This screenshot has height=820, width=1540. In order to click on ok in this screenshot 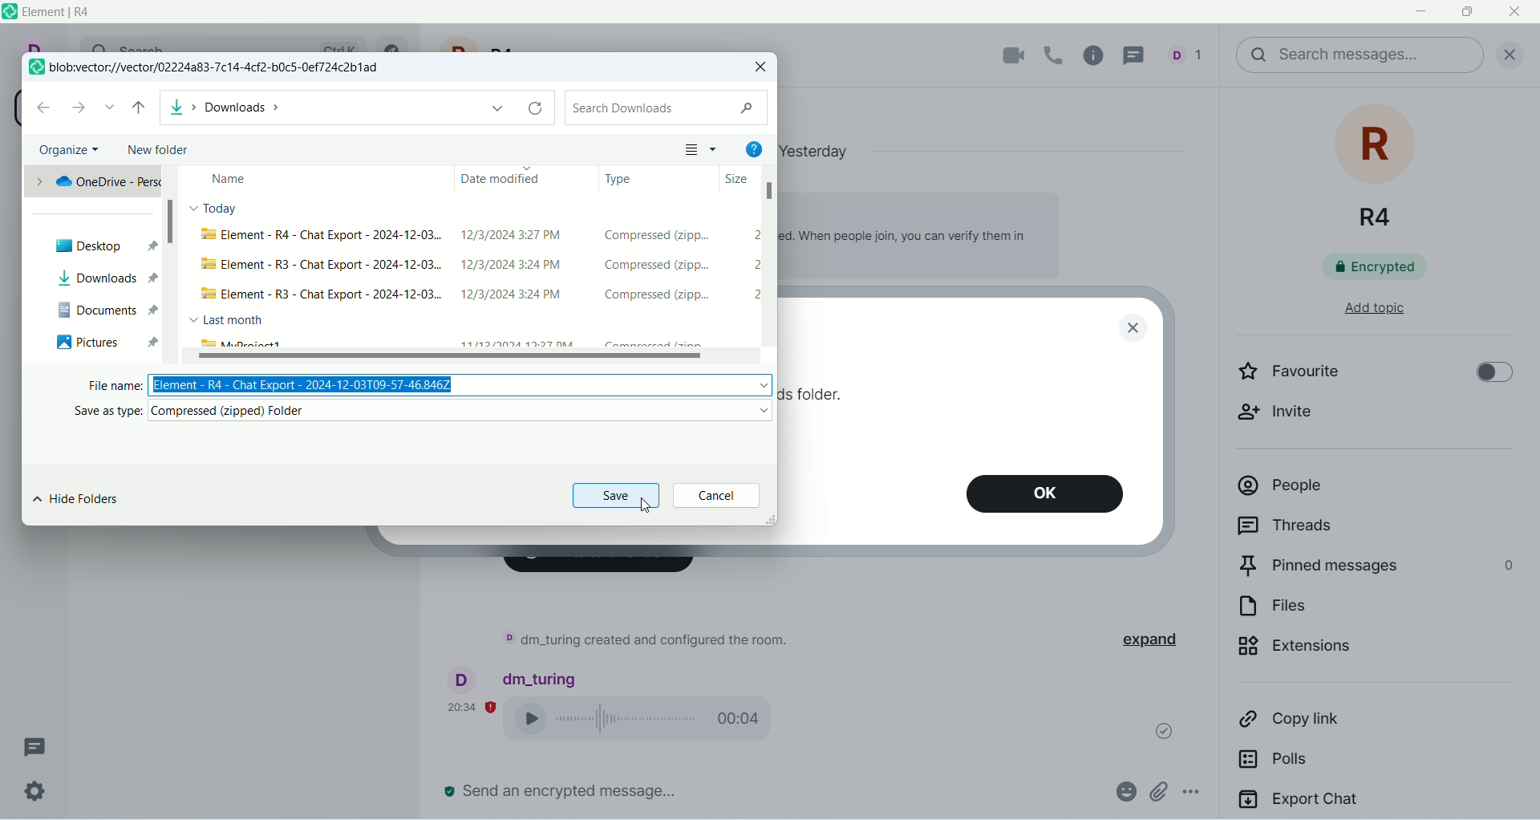, I will do `click(1052, 497)`.